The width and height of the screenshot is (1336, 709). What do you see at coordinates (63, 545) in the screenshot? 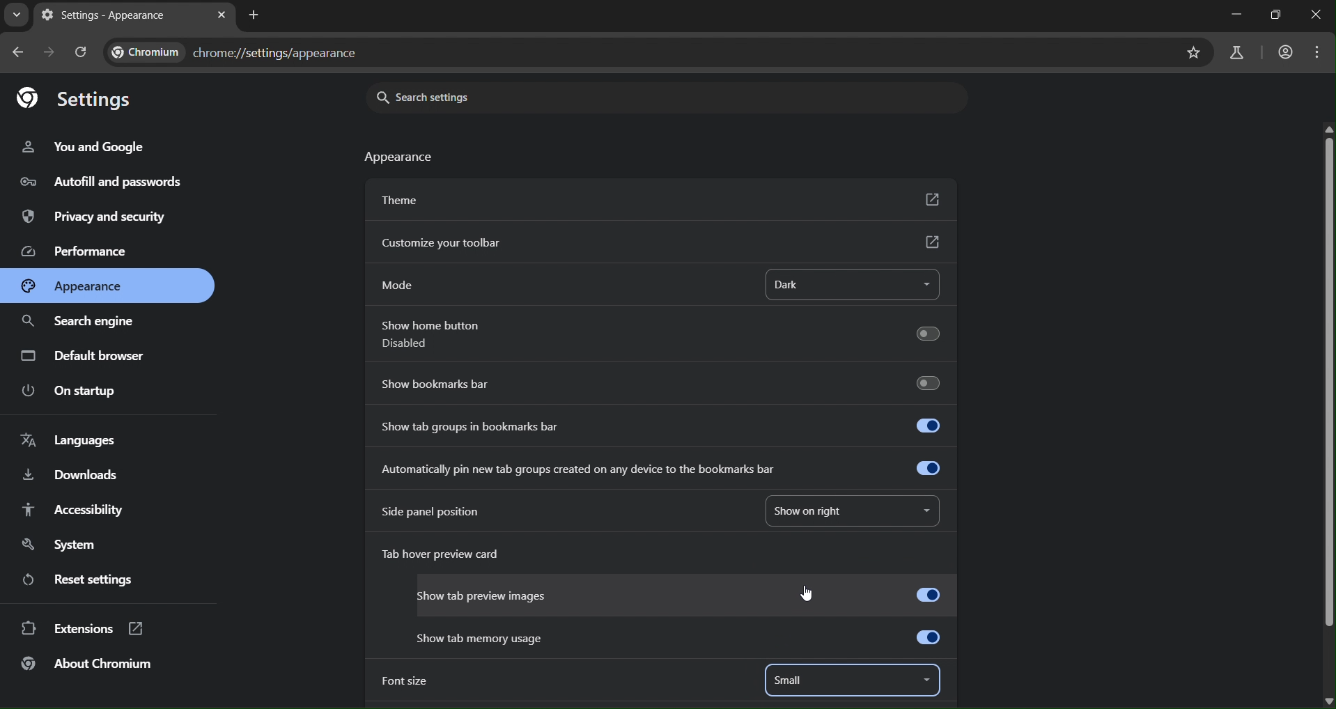
I see `system` at bounding box center [63, 545].